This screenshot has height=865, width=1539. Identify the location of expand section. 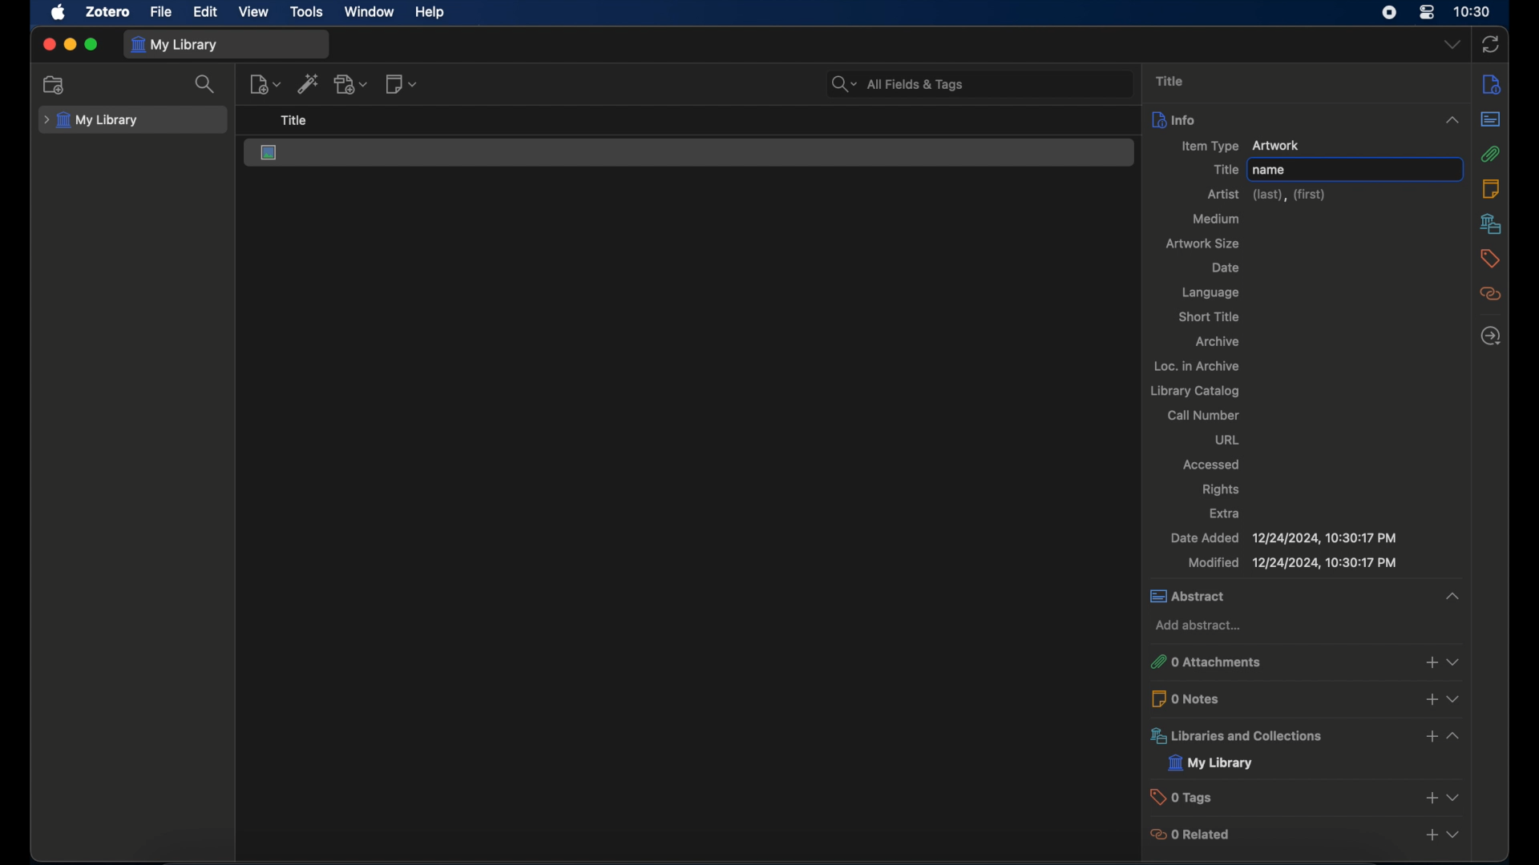
(1463, 704).